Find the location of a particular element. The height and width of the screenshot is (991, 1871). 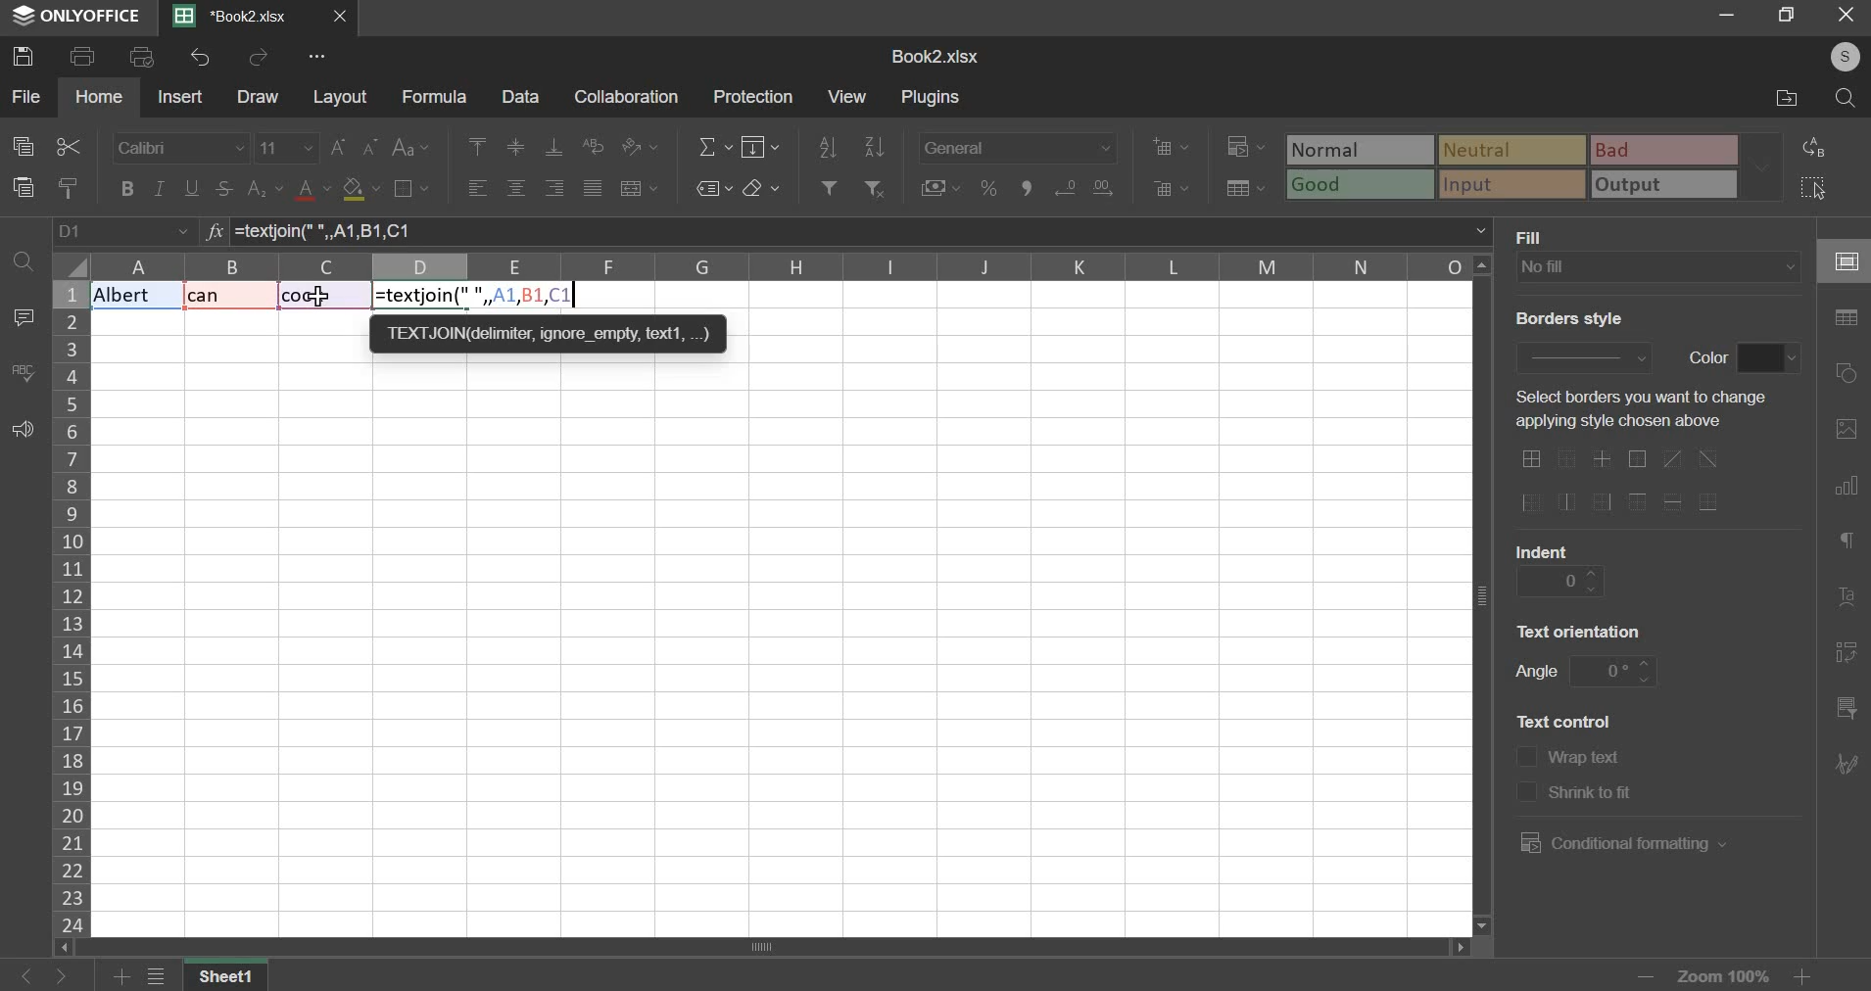

fill color is located at coordinates (360, 190).